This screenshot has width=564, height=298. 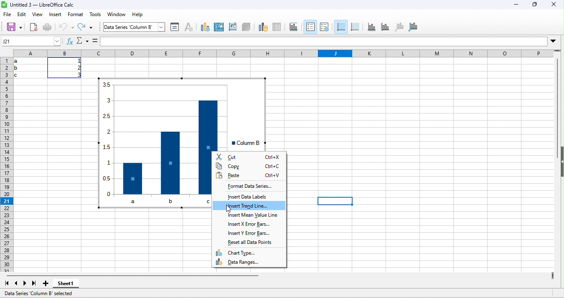 I want to click on cursor movement, so click(x=227, y=208).